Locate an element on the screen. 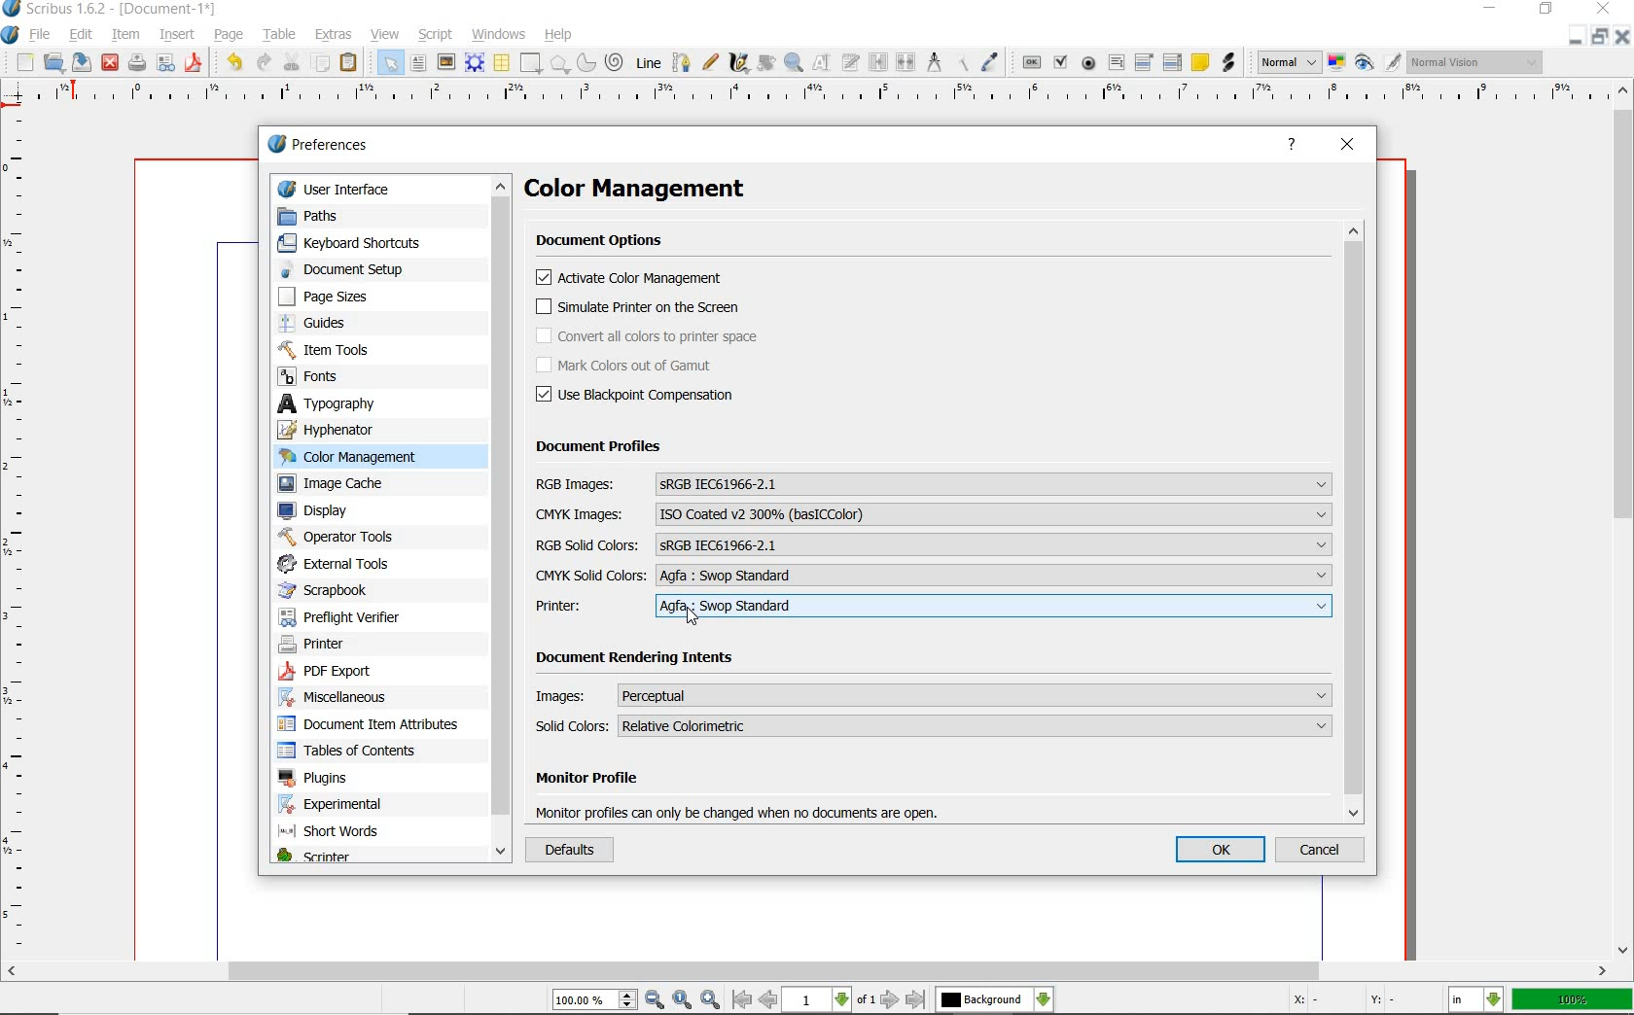  page is located at coordinates (231, 36).